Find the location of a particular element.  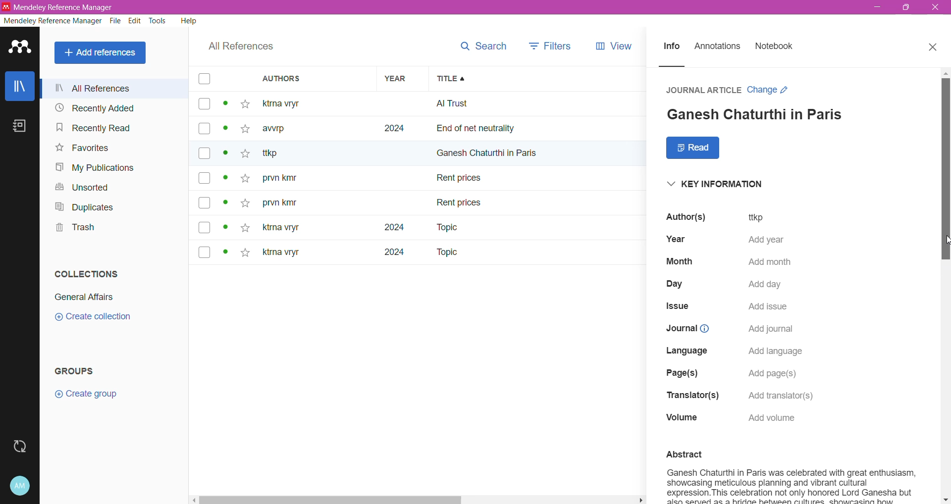

Authors is located at coordinates (317, 79).